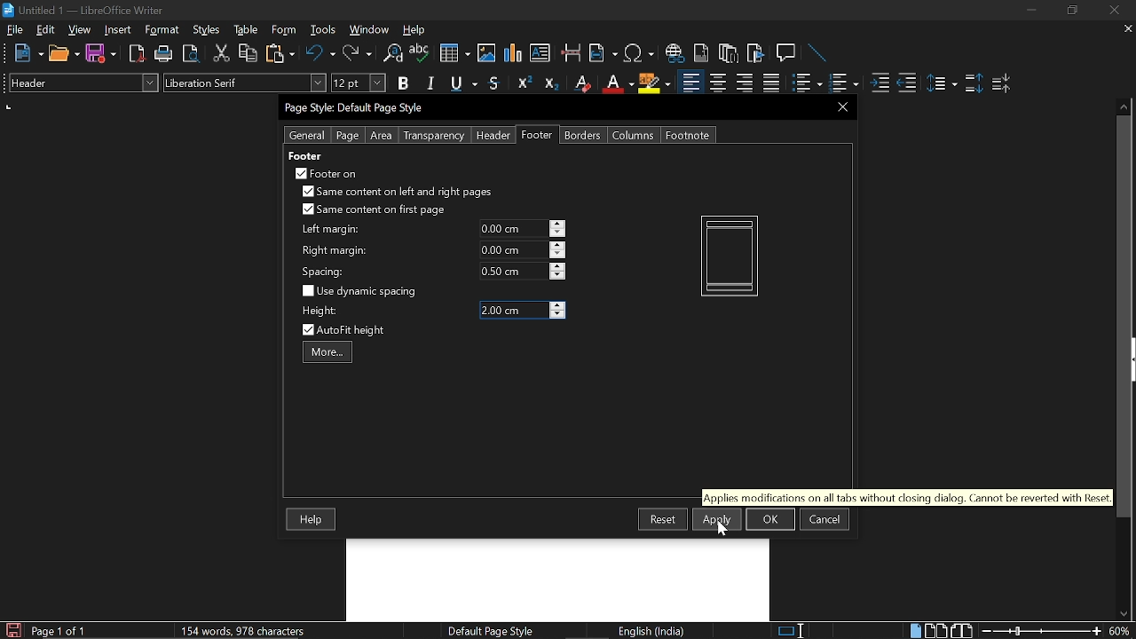 This screenshot has width=1136, height=639. Describe the element at coordinates (1003, 83) in the screenshot. I see `decrease paragraph spacing Decrease paragraph spacing` at that location.